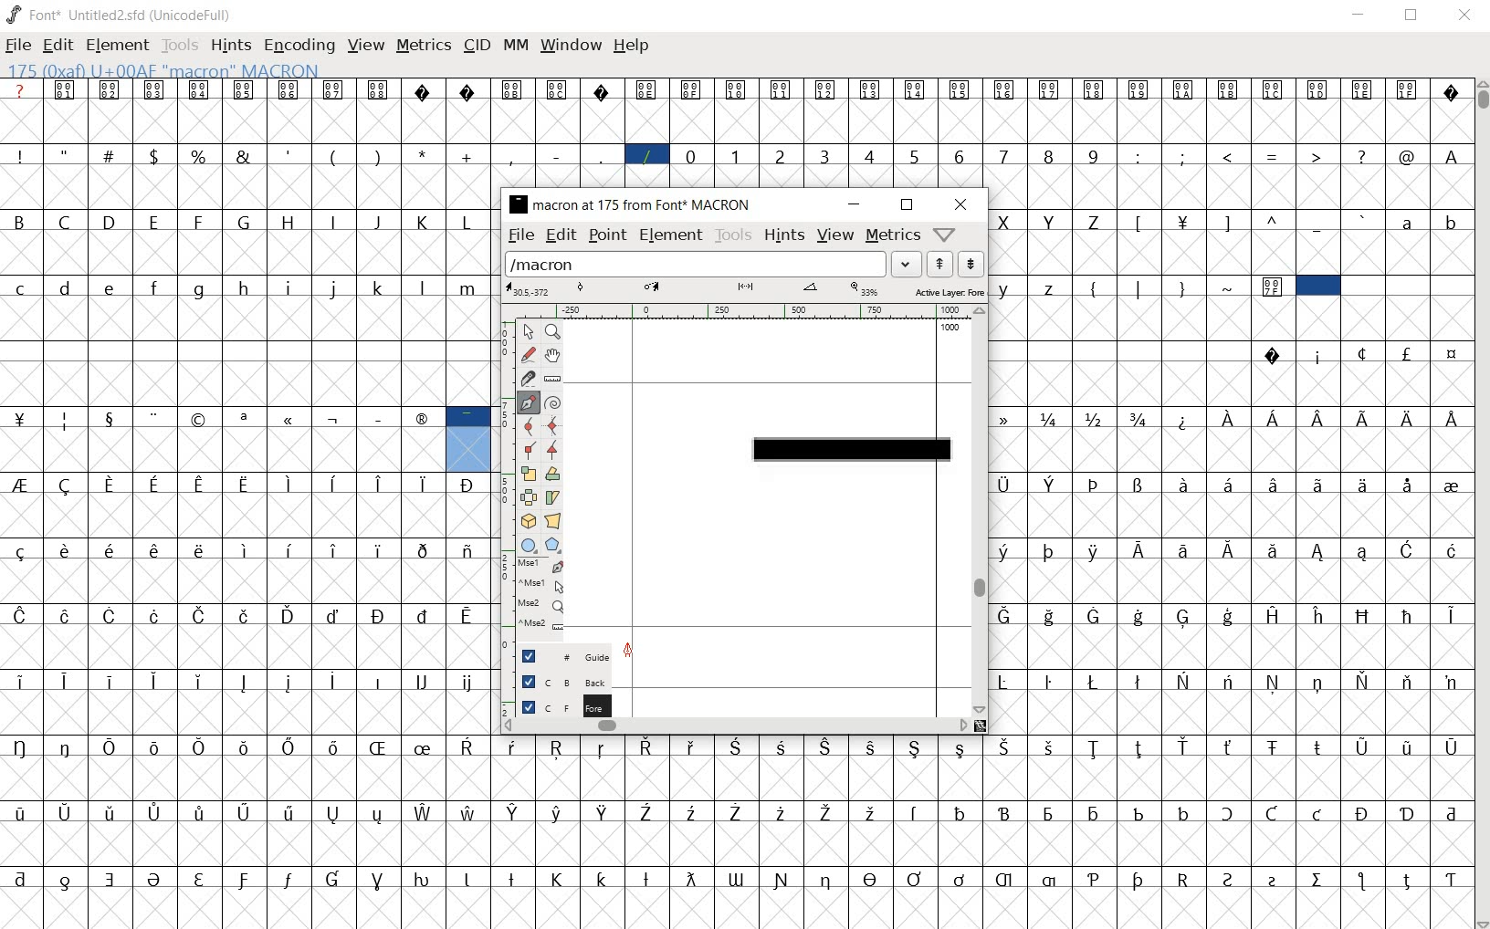 This screenshot has height=929, width=1490. What do you see at coordinates (203, 680) in the screenshot?
I see `Symbol` at bounding box center [203, 680].